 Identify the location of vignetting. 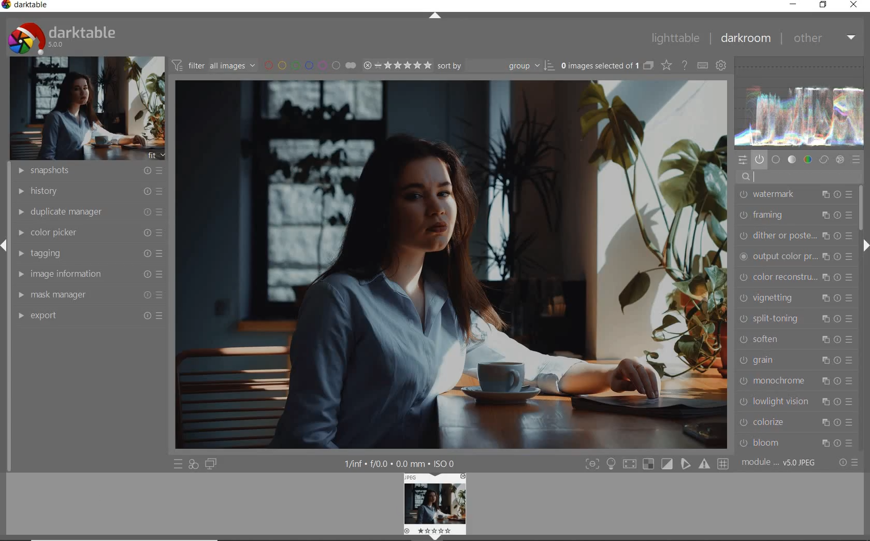
(796, 298).